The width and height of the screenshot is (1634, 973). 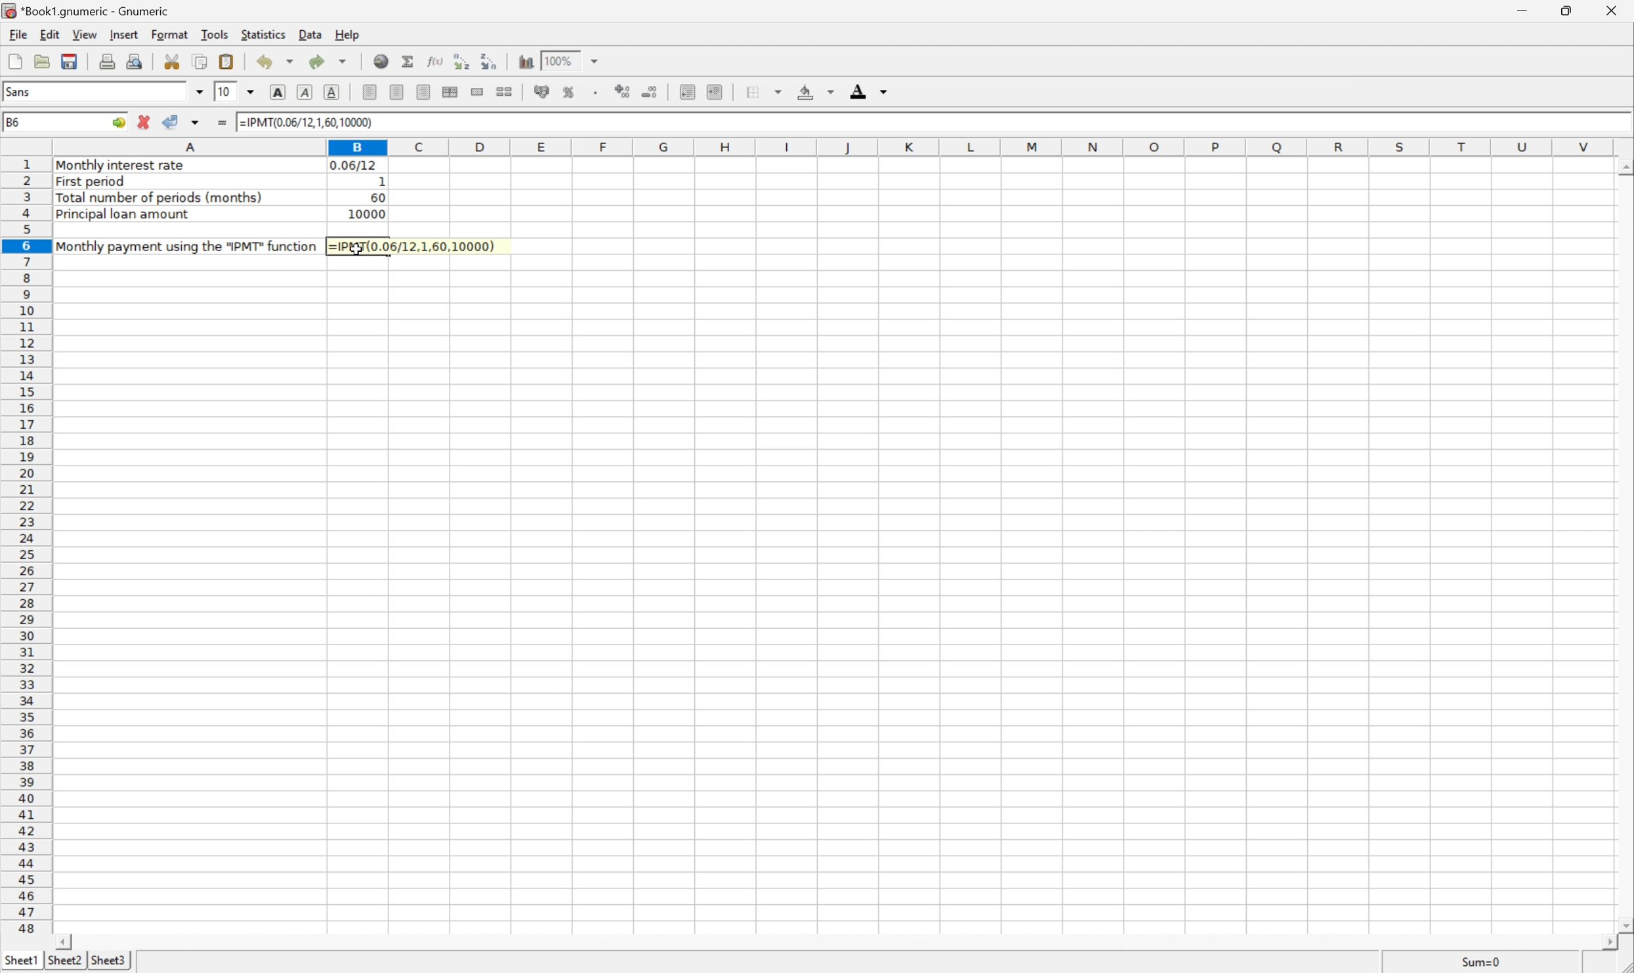 What do you see at coordinates (308, 121) in the screenshot?
I see `=IPMT(0.06/12,1,60,10000)` at bounding box center [308, 121].